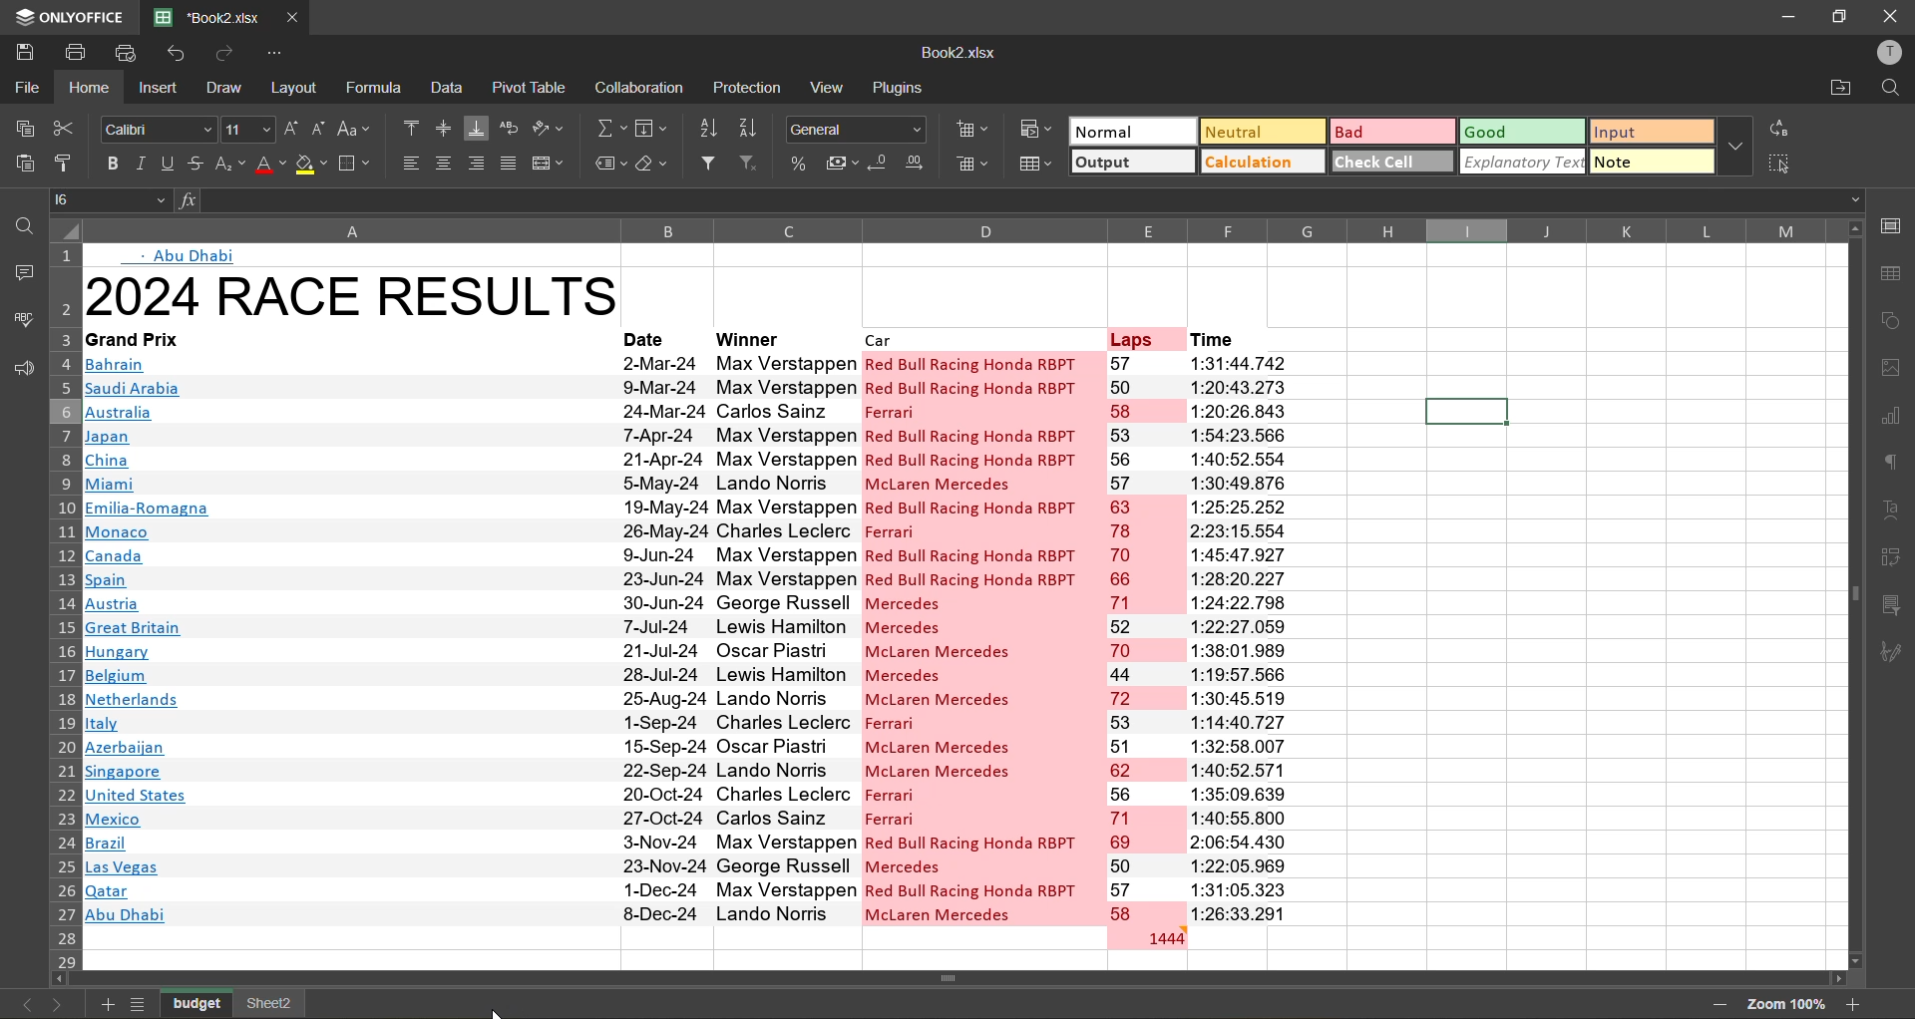 The height and width of the screenshot is (1019, 1915). Describe the element at coordinates (22, 1004) in the screenshot. I see `previous` at that location.